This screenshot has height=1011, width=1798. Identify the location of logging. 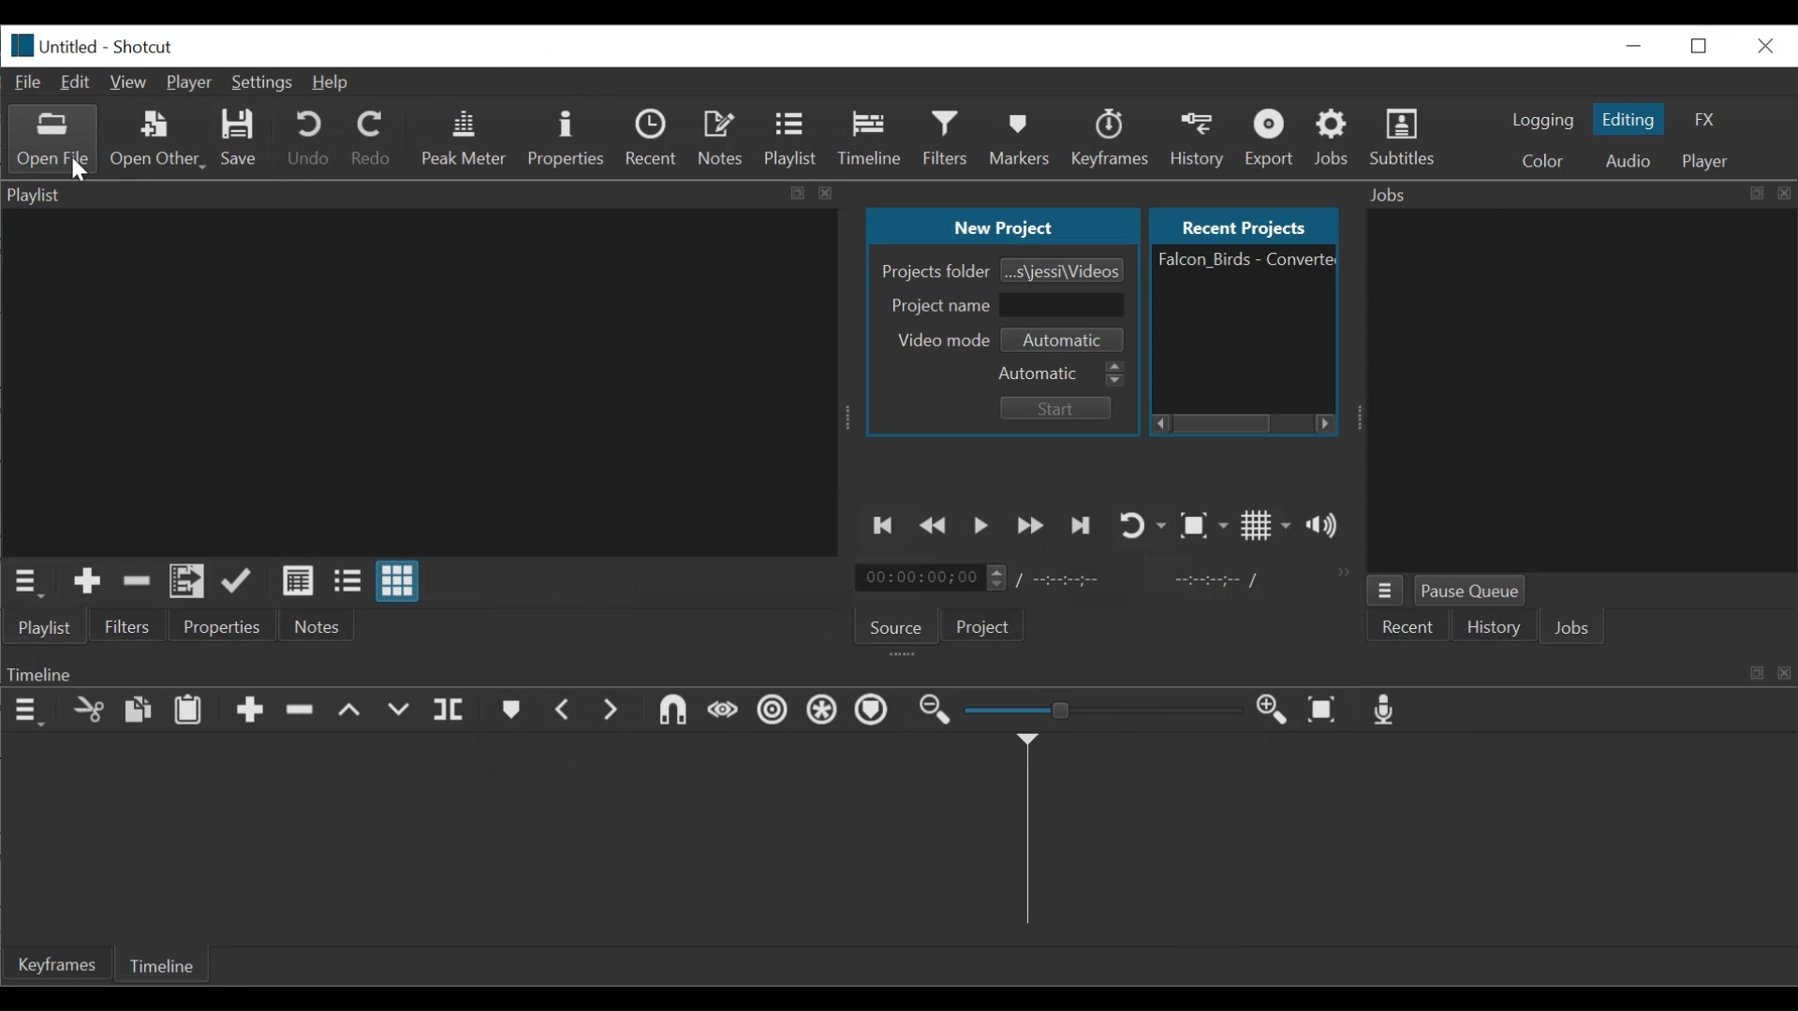
(1540, 122).